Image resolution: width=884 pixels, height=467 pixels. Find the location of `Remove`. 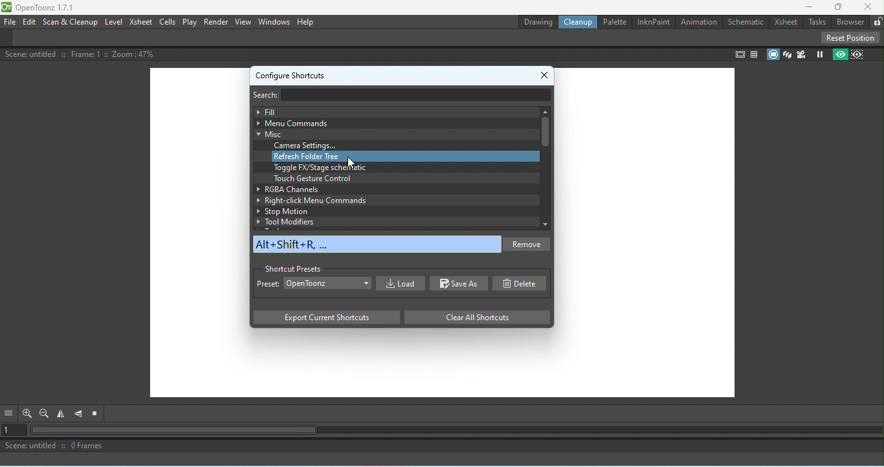

Remove is located at coordinates (529, 246).